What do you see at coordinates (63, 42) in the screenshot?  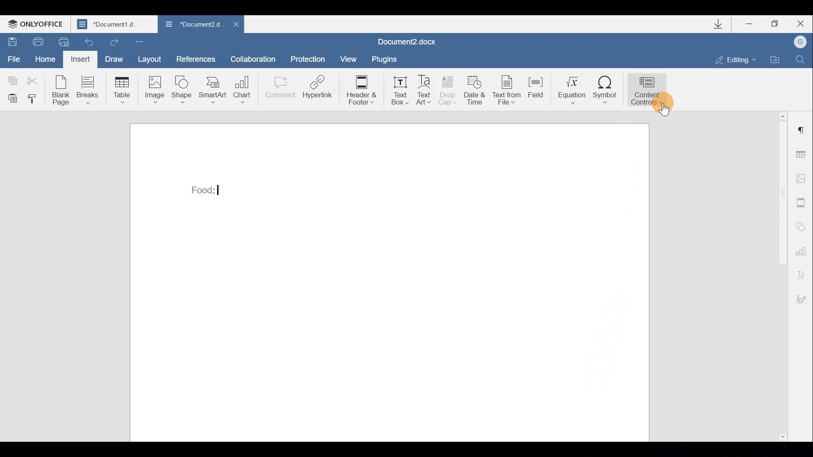 I see `Quick print` at bounding box center [63, 42].